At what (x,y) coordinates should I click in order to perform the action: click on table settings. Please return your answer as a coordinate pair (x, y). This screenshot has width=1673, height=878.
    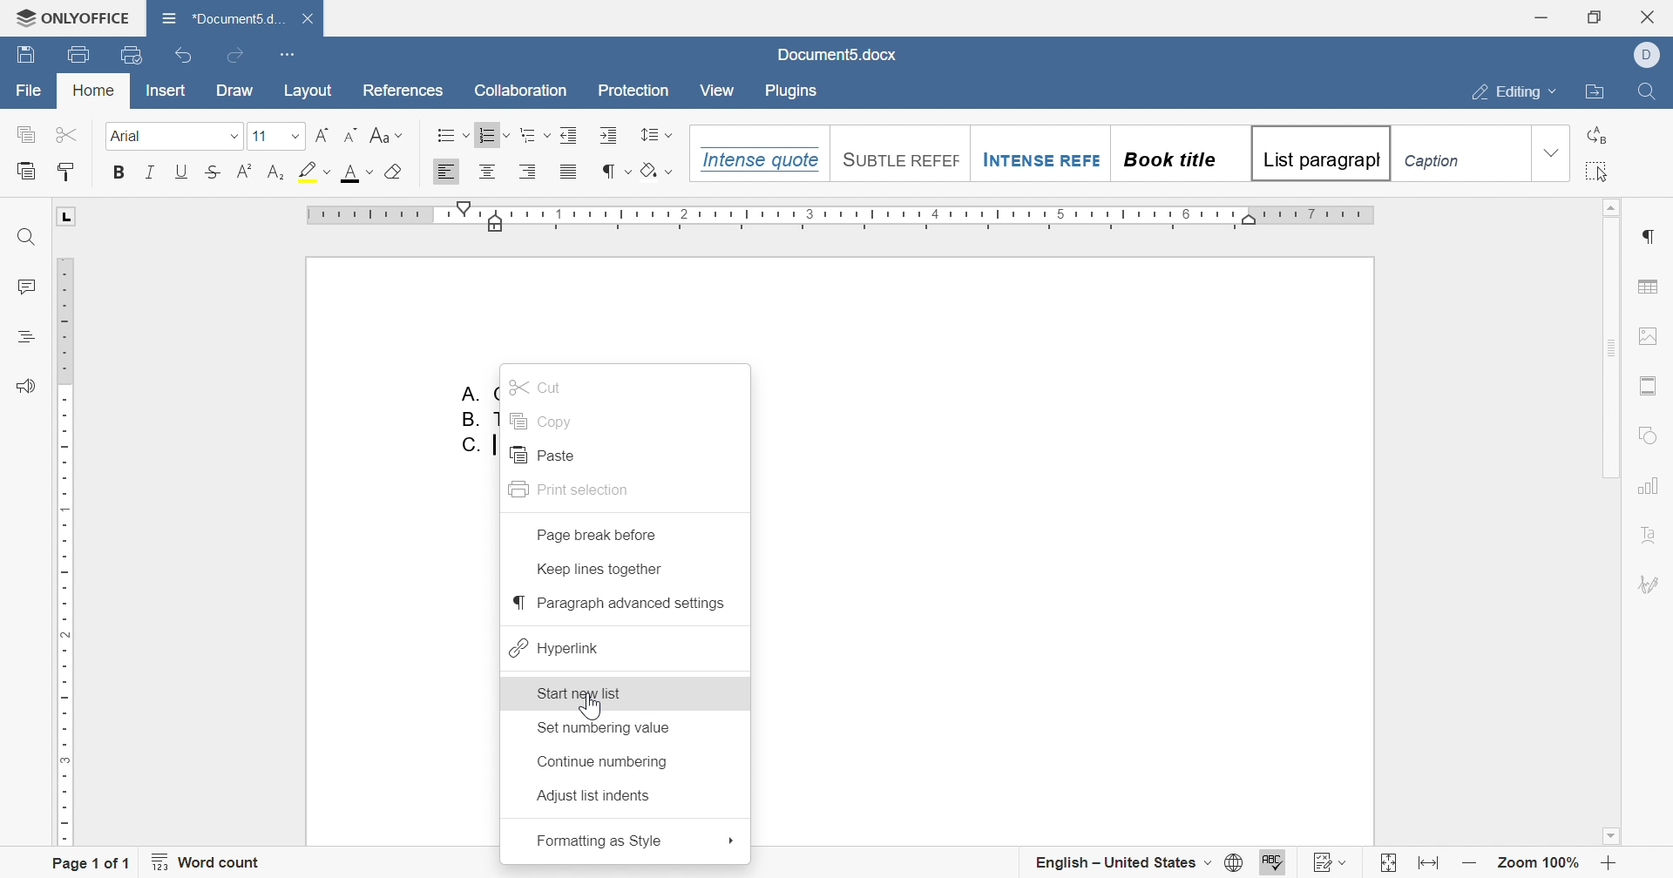
    Looking at the image, I should click on (1647, 287).